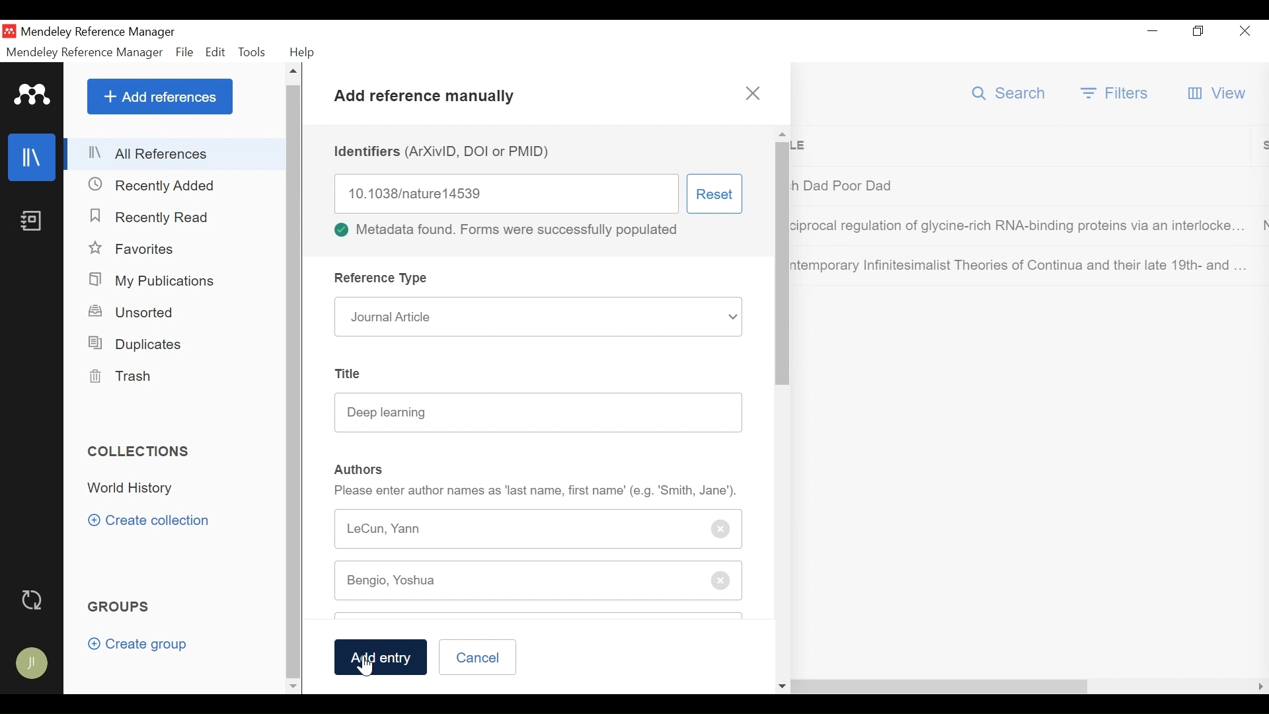 This screenshot has height=714, width=1269. Describe the element at coordinates (1259, 687) in the screenshot. I see `Scroll Right` at that location.